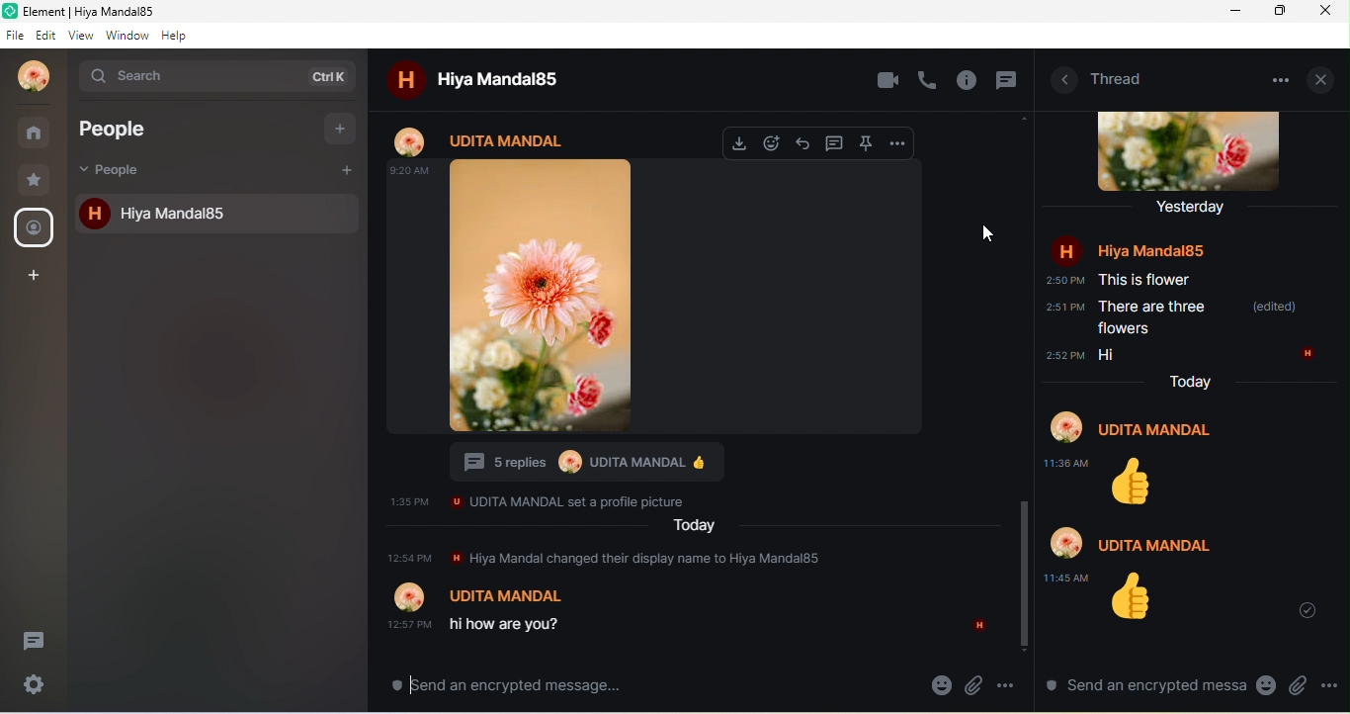 The width and height of the screenshot is (1350, 714). What do you see at coordinates (639, 559) in the screenshot?
I see `Hiya Mandal changed their display name to Hiya Mandal85` at bounding box center [639, 559].